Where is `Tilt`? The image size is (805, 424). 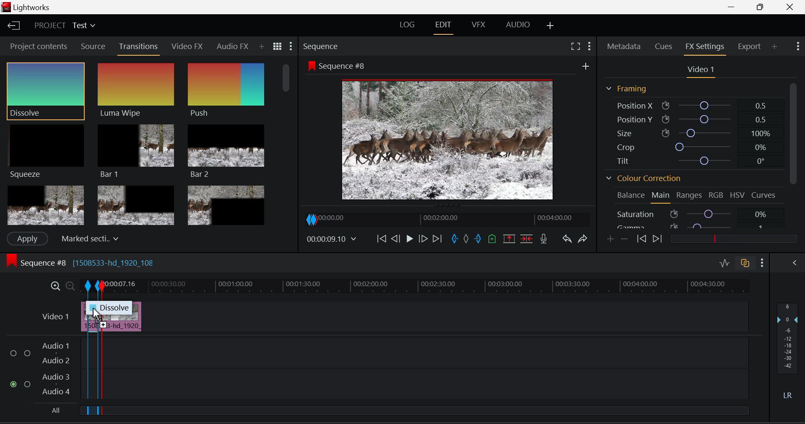
Tilt is located at coordinates (689, 160).